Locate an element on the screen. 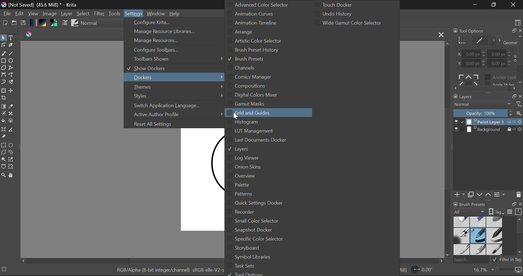  Crop is located at coordinates (4, 98).